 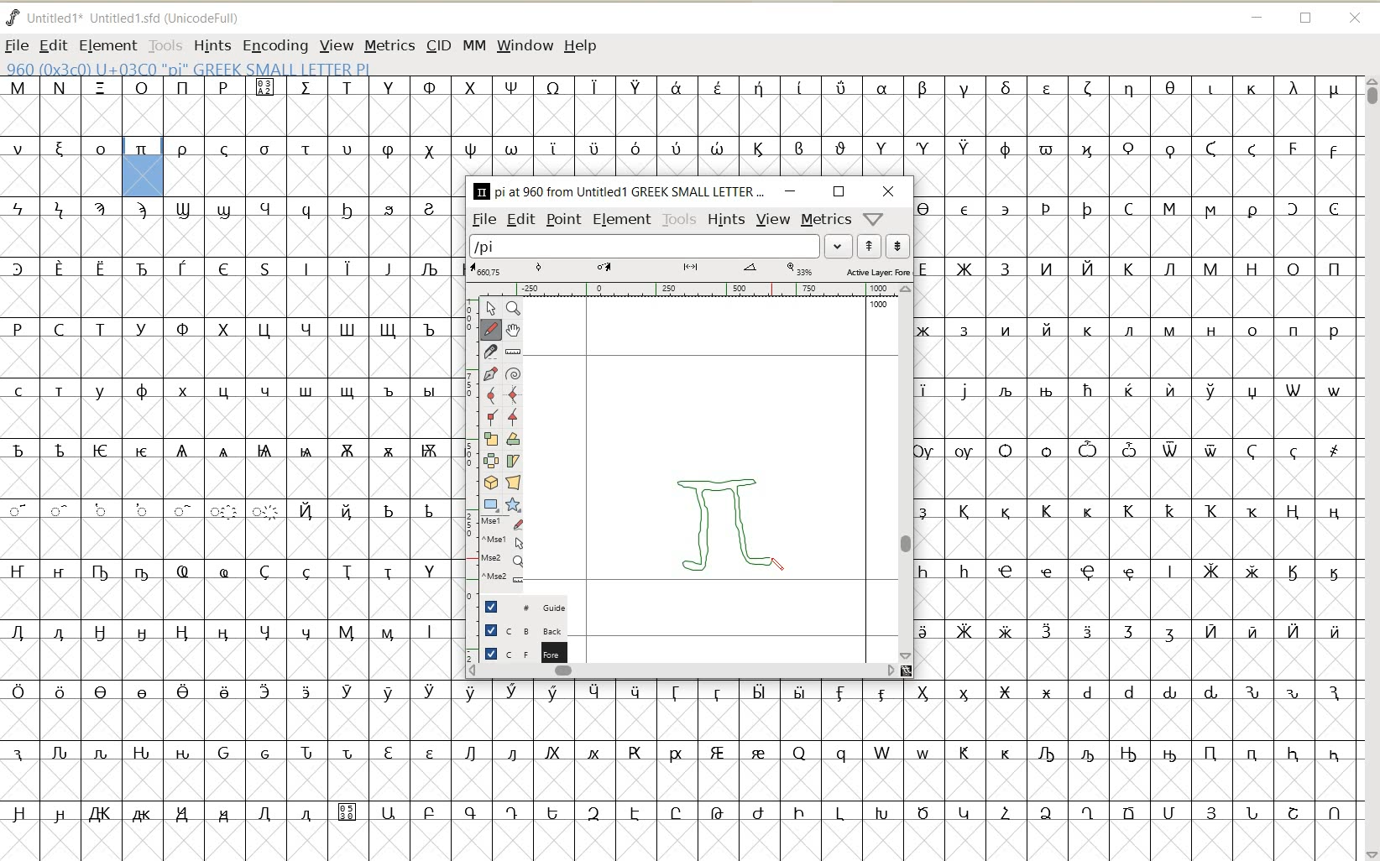 I want to click on HELP, so click(x=583, y=44).